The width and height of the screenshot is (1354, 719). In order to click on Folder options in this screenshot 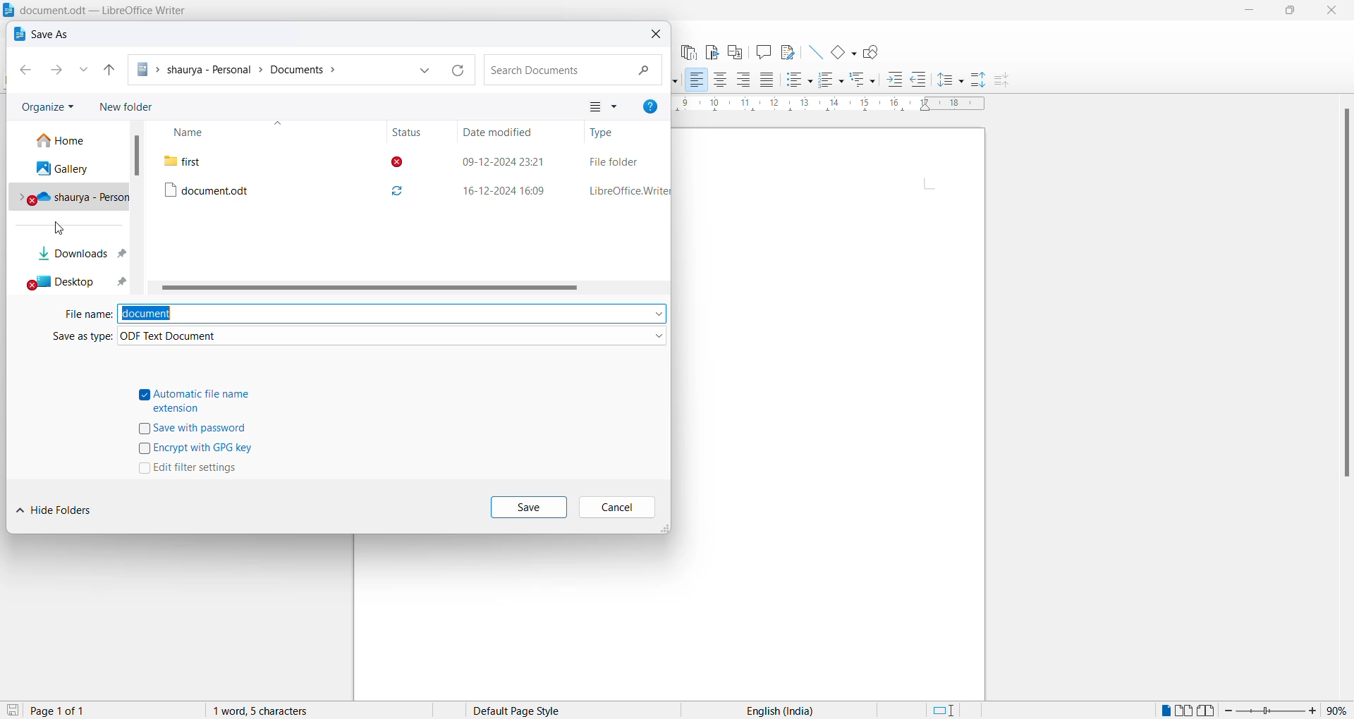, I will do `click(429, 70)`.